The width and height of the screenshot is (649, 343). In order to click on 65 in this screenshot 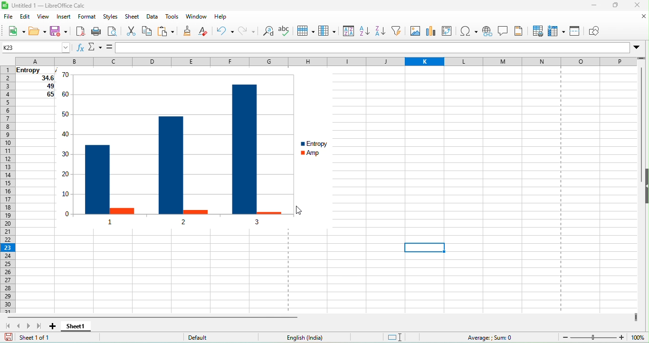, I will do `click(37, 95)`.